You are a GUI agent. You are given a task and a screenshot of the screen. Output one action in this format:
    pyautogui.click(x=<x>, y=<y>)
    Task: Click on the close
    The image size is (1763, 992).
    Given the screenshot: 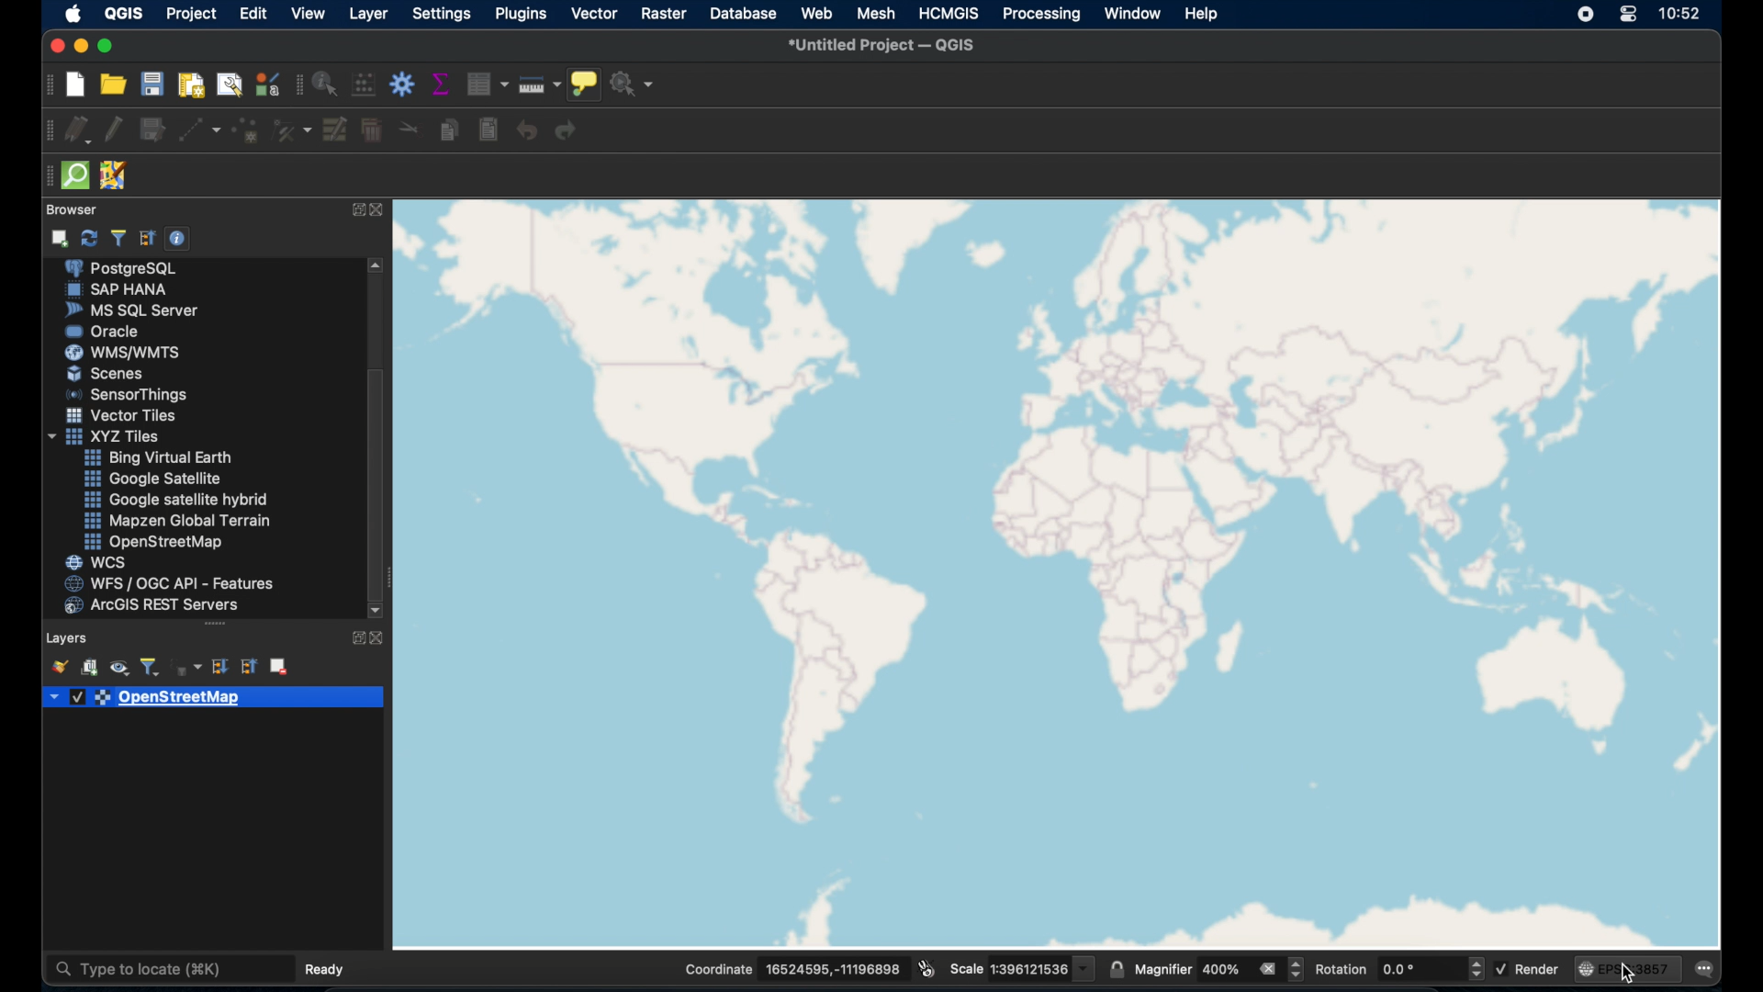 What is the action you would take?
    pyautogui.click(x=382, y=639)
    